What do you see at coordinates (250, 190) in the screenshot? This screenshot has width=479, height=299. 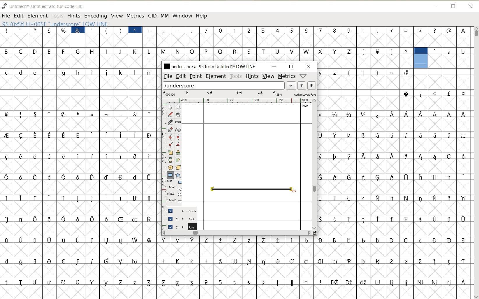 I see `an underscore with a unique twist creation` at bounding box center [250, 190].